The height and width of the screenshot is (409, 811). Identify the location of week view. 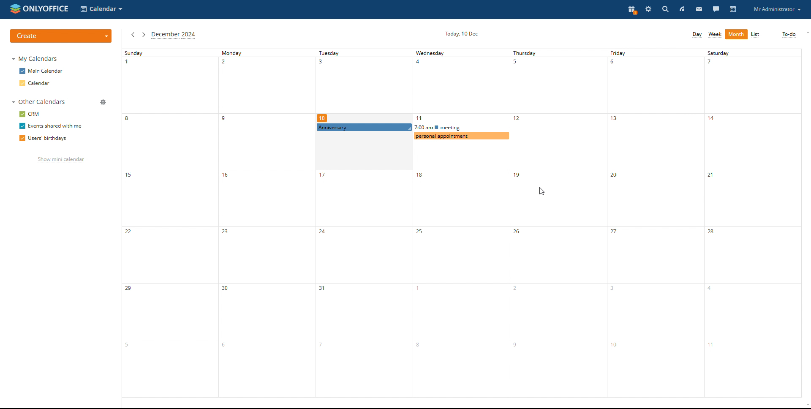
(715, 35).